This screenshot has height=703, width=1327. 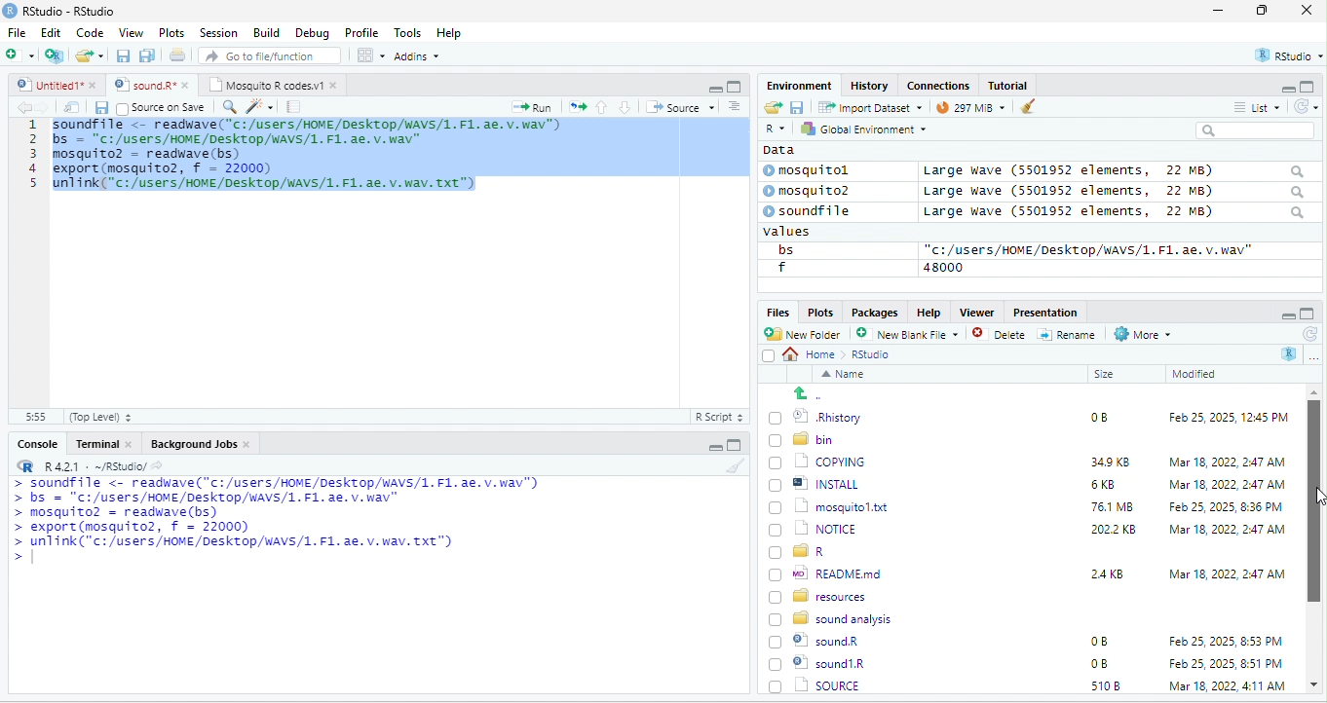 I want to click on scroll bar, so click(x=1314, y=539).